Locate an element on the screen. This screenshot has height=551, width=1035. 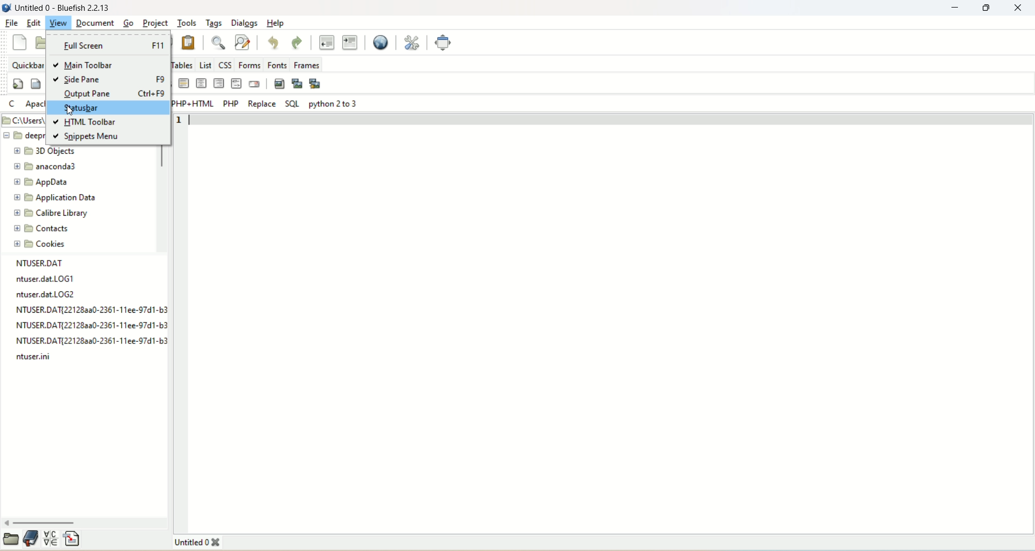
locations is located at coordinates (23, 120).